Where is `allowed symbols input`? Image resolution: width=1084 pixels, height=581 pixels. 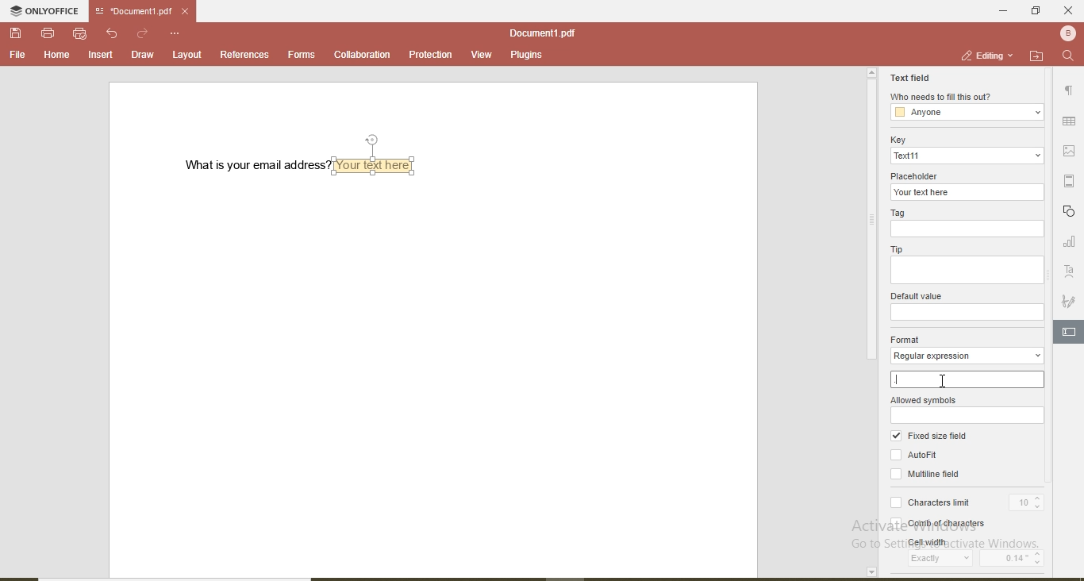
allowed symbols input is located at coordinates (967, 414).